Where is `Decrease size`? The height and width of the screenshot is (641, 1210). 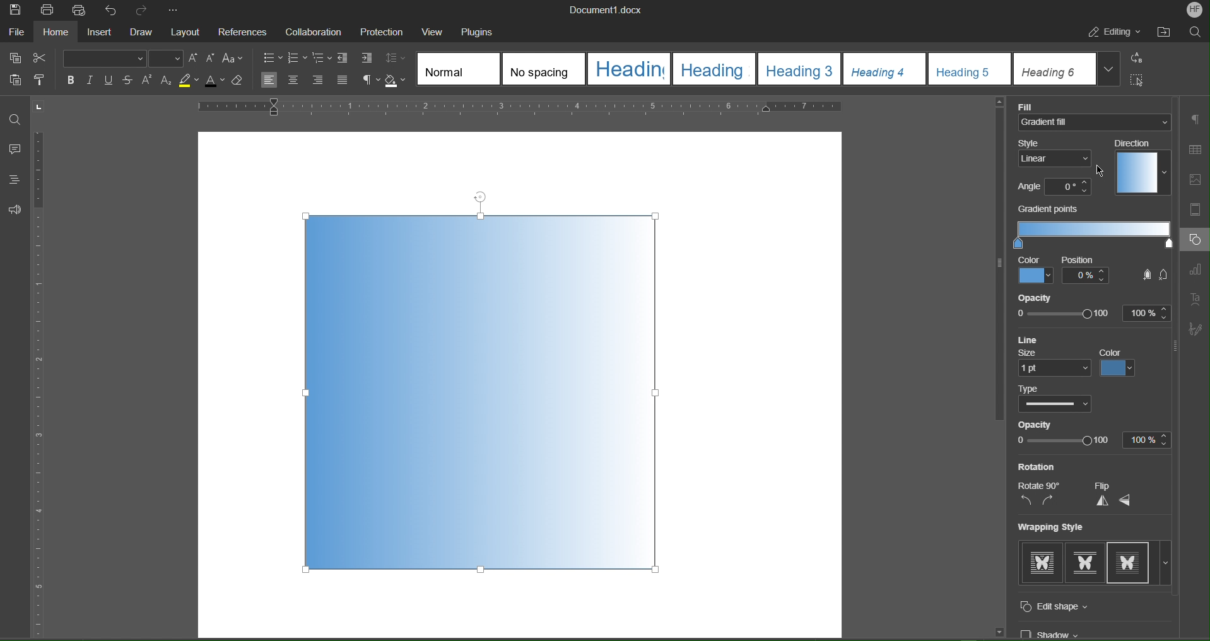 Decrease size is located at coordinates (211, 59).